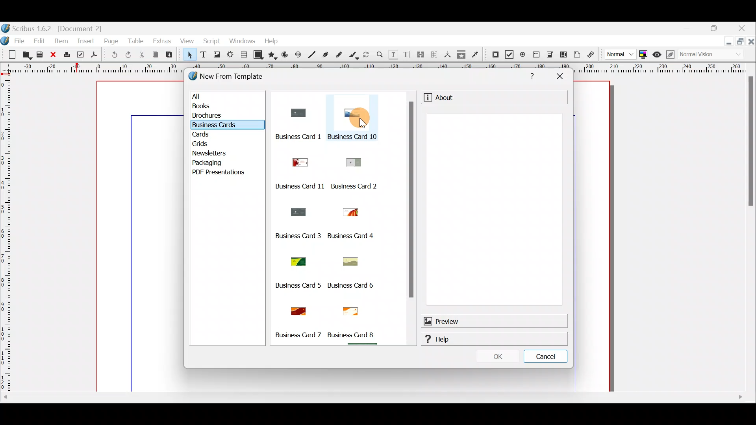  I want to click on Brochures, so click(223, 118).